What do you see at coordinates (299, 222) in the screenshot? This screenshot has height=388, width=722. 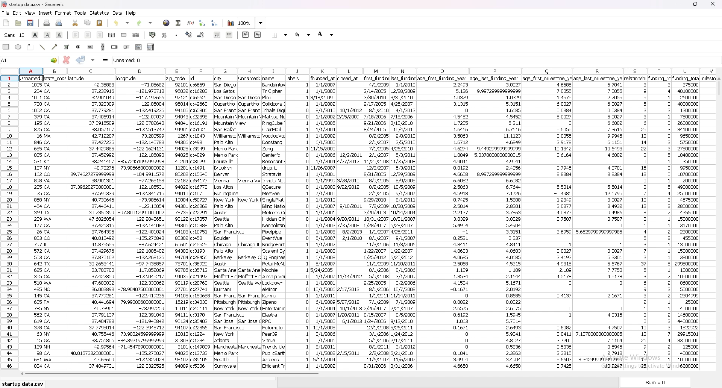 I see `data` at bounding box center [299, 222].